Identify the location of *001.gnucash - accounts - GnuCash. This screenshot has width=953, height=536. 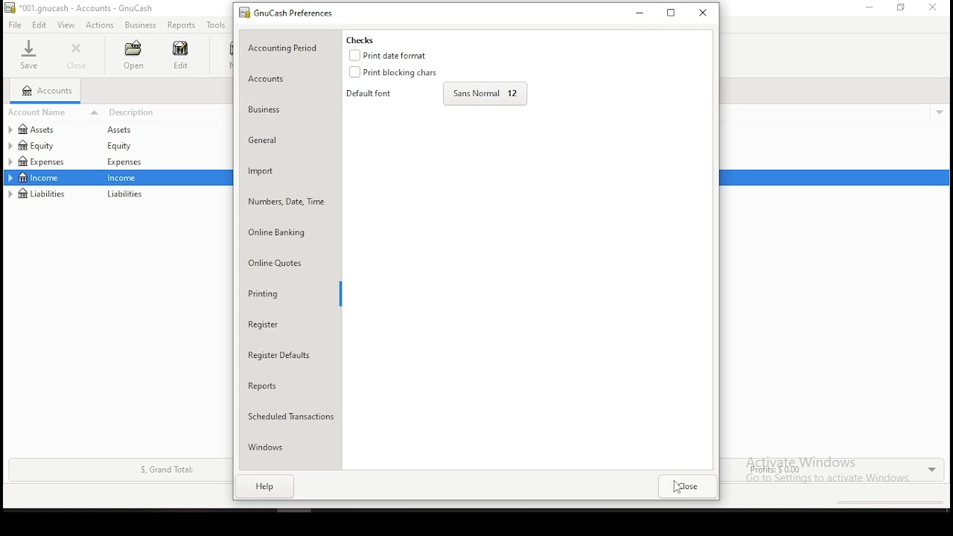
(79, 8).